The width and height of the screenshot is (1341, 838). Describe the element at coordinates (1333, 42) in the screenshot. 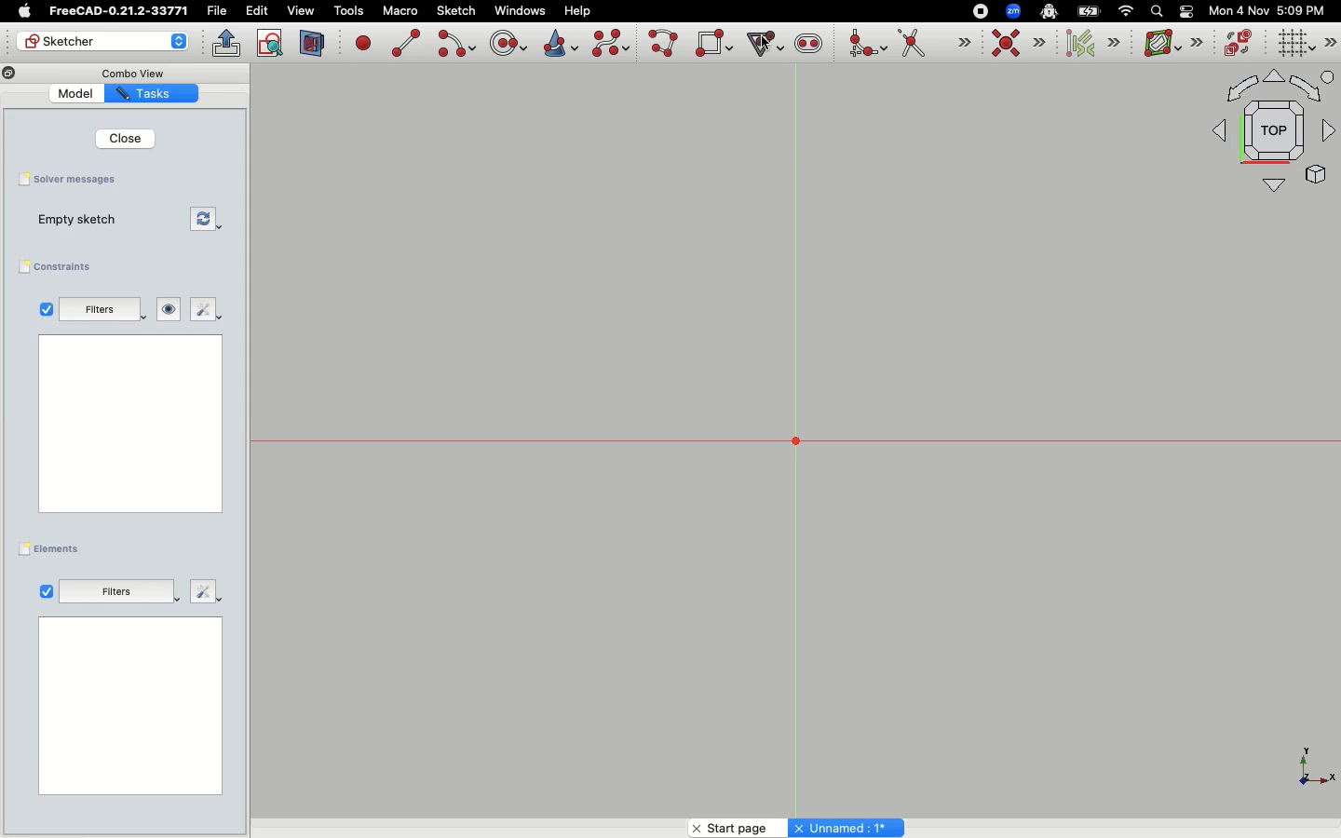

I see `Sketch editor tools` at that location.